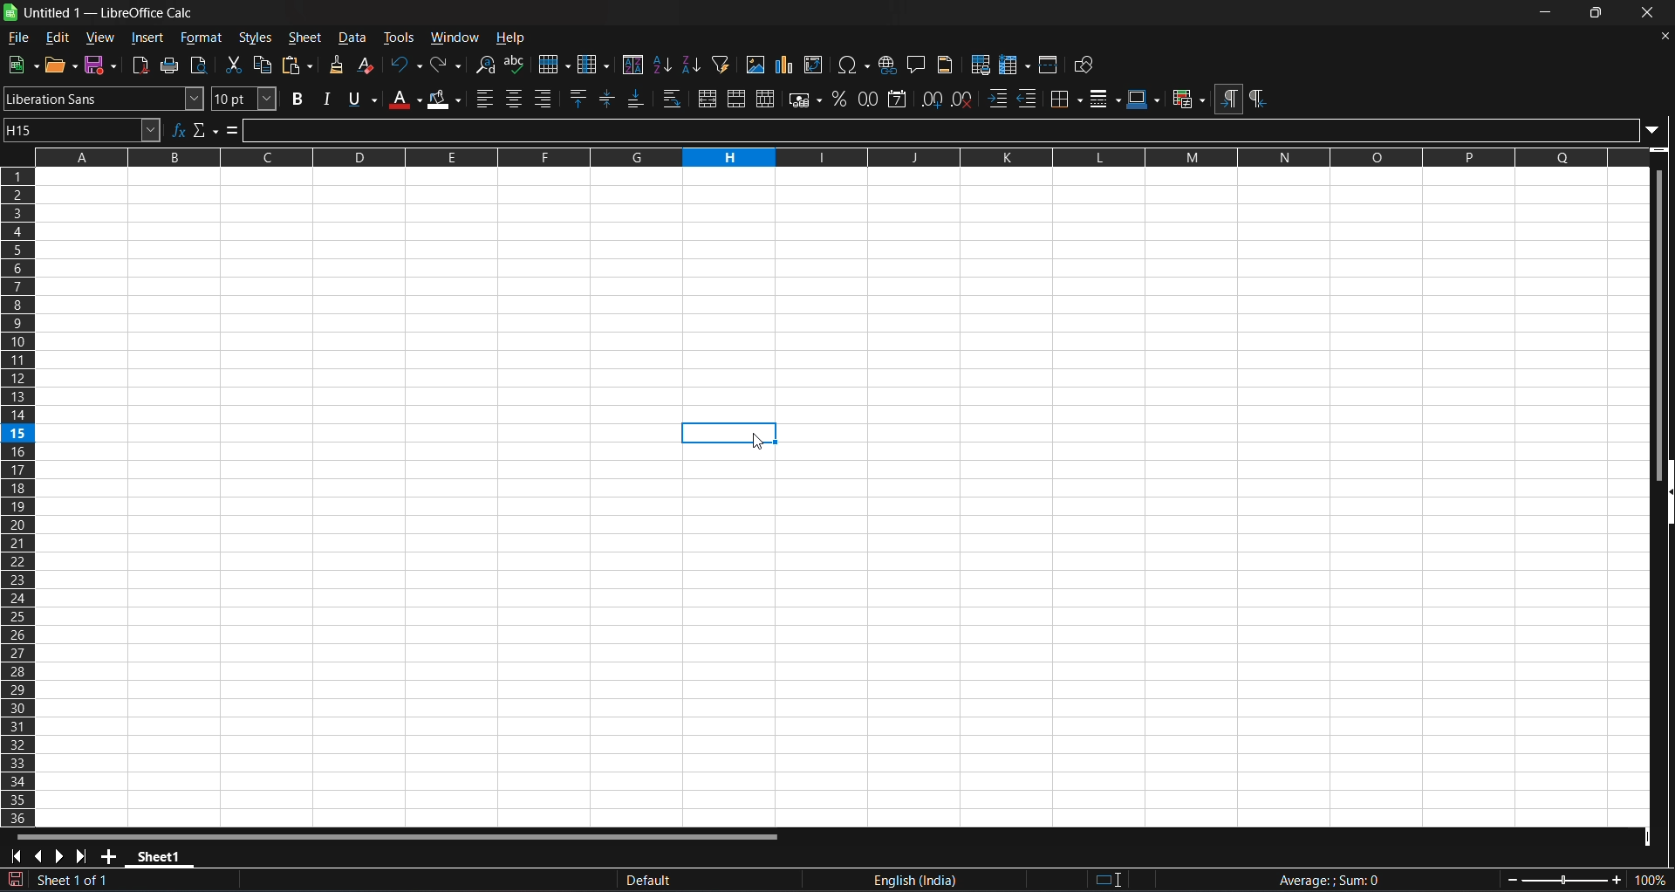 The width and height of the screenshot is (1675, 892). What do you see at coordinates (784, 65) in the screenshot?
I see `insert chart` at bounding box center [784, 65].